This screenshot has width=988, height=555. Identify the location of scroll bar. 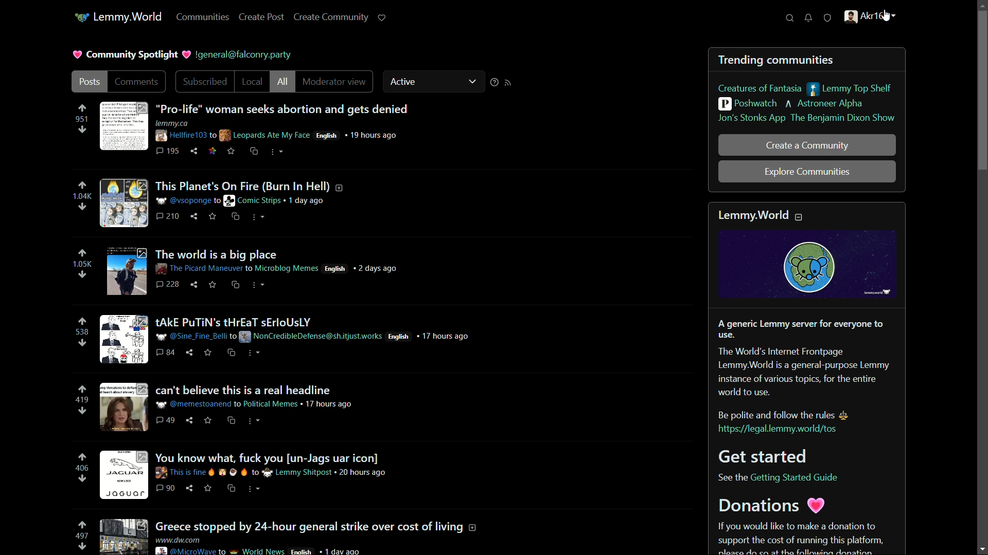
(983, 277).